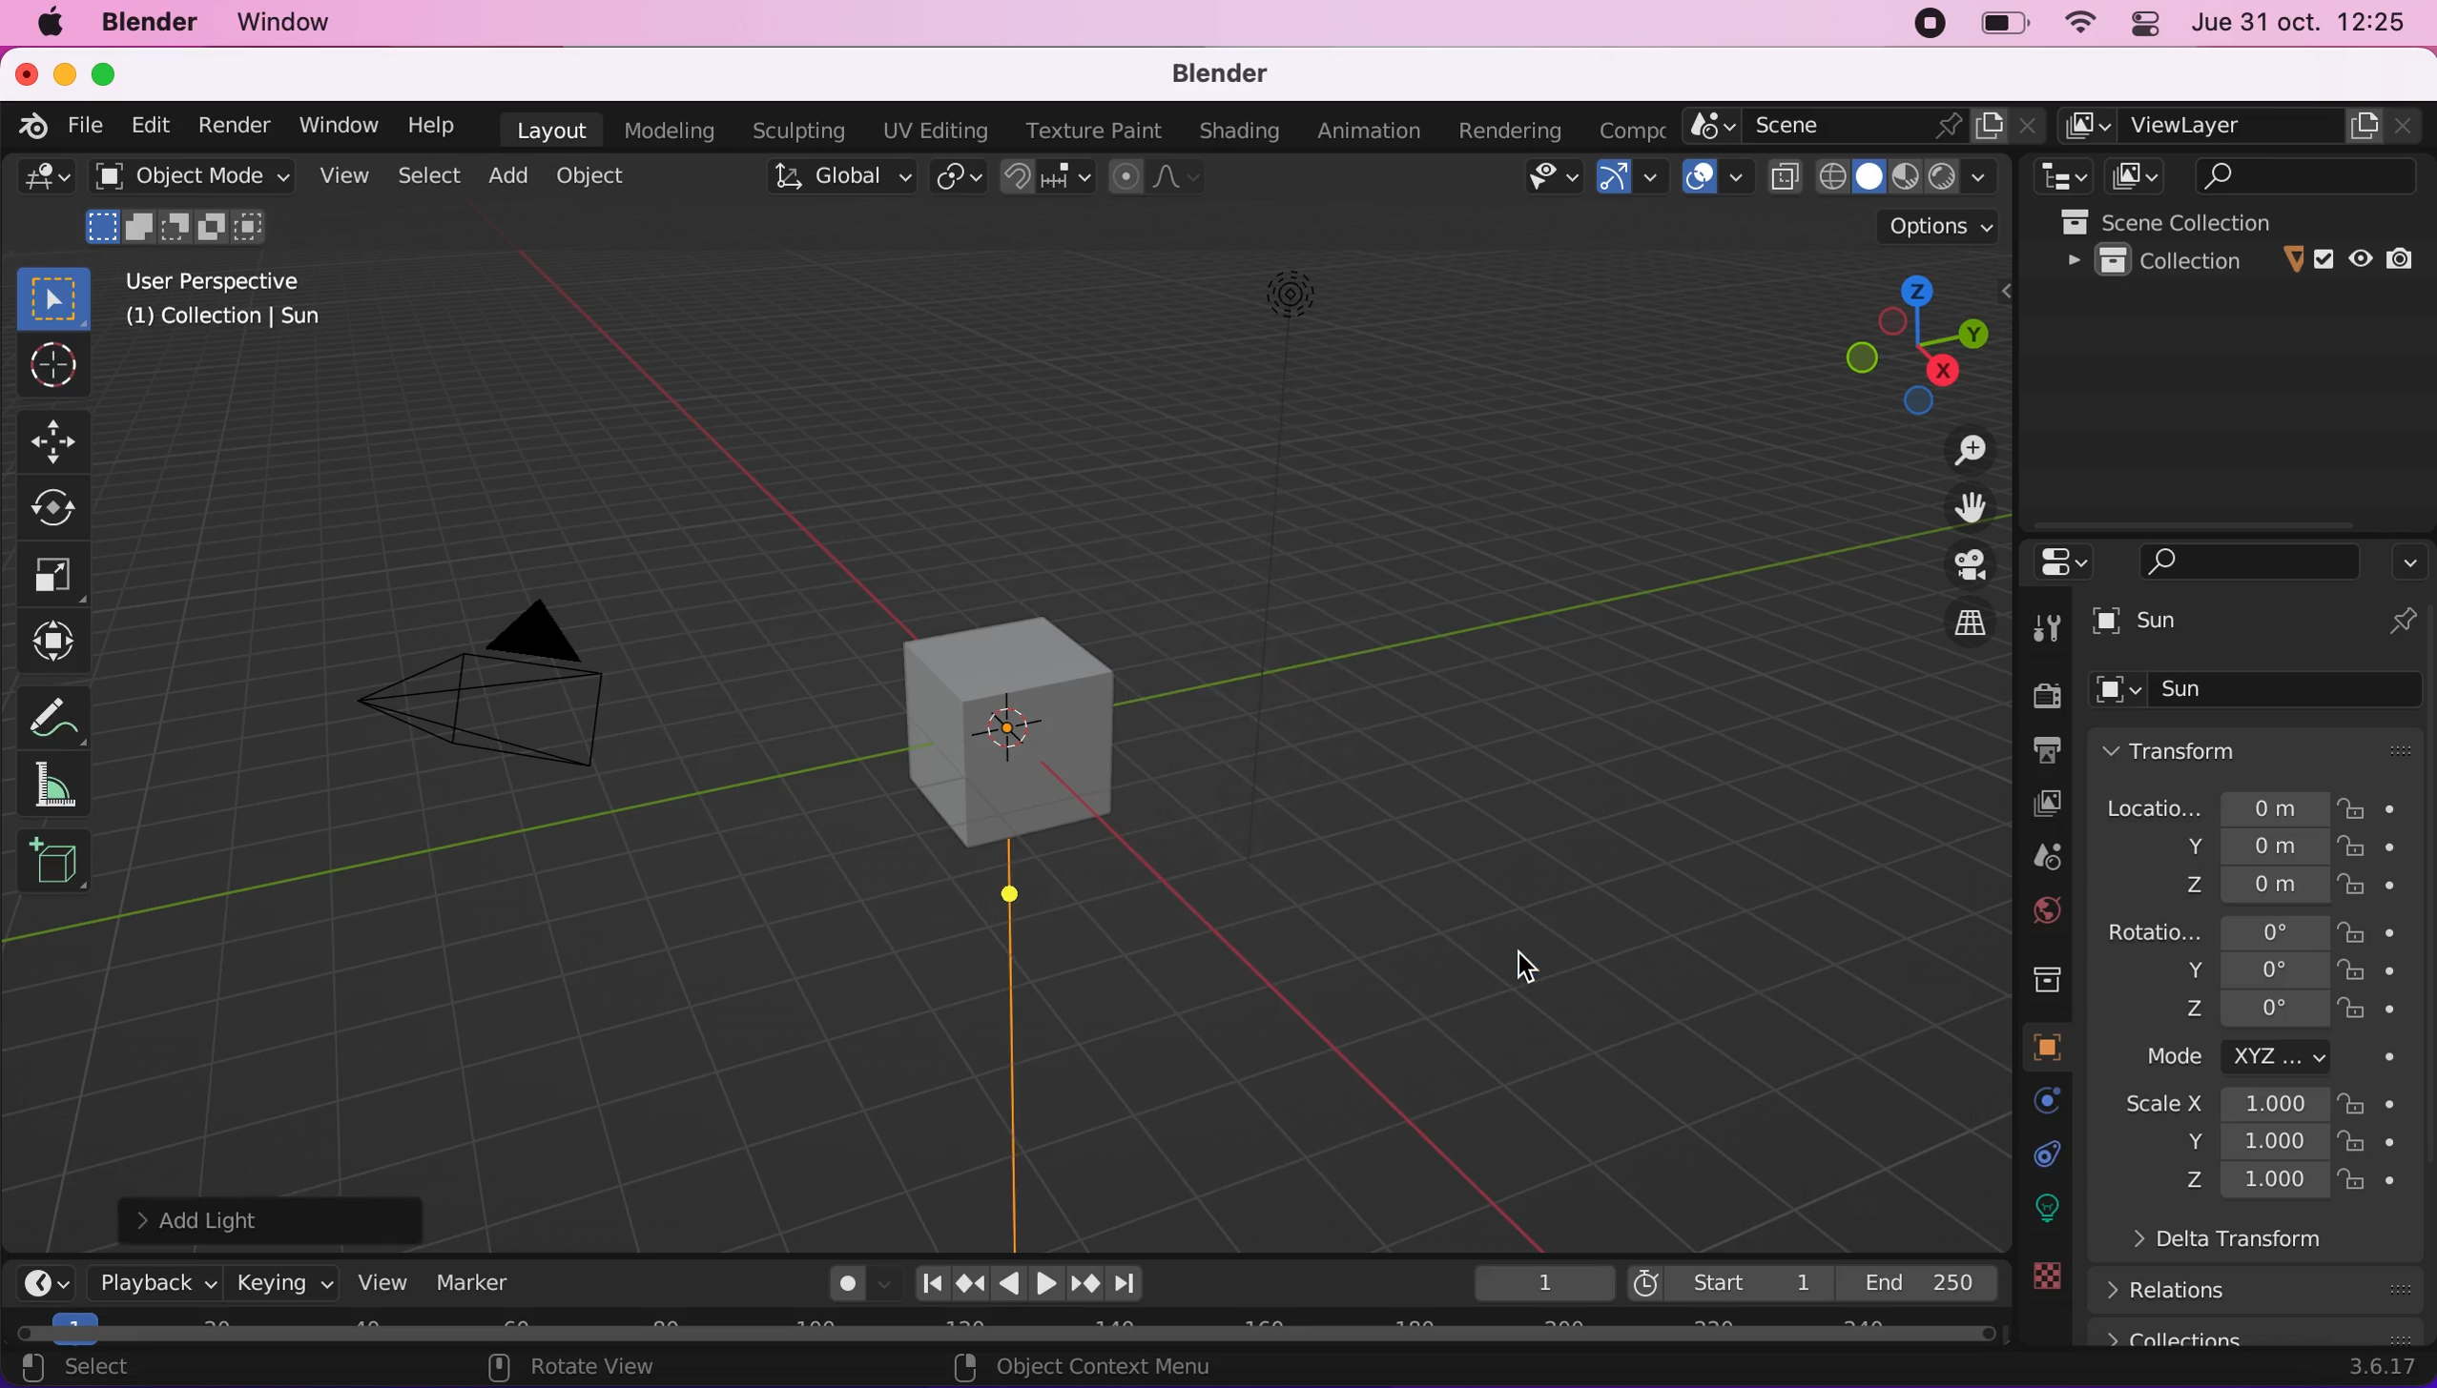 The height and width of the screenshot is (1388, 2437). I want to click on physics, so click(2039, 1207).